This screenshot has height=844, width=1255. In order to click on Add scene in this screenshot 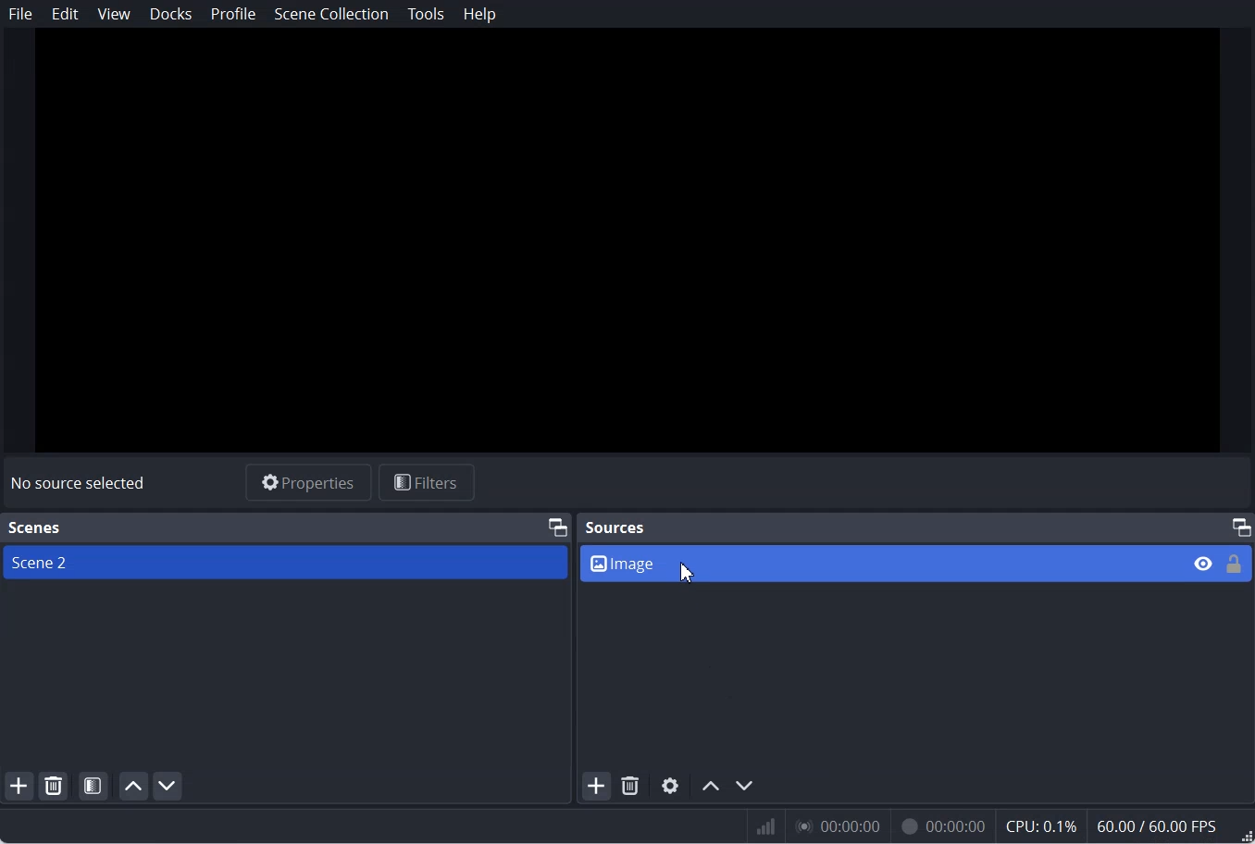, I will do `click(18, 785)`.